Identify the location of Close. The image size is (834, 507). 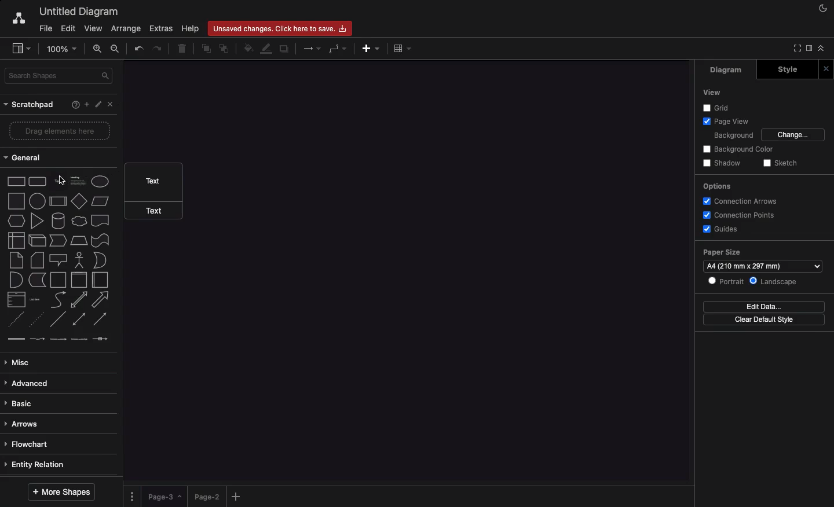
(113, 106).